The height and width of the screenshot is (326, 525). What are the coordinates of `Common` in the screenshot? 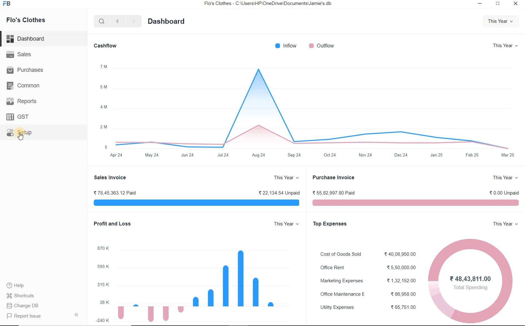 It's located at (25, 86).